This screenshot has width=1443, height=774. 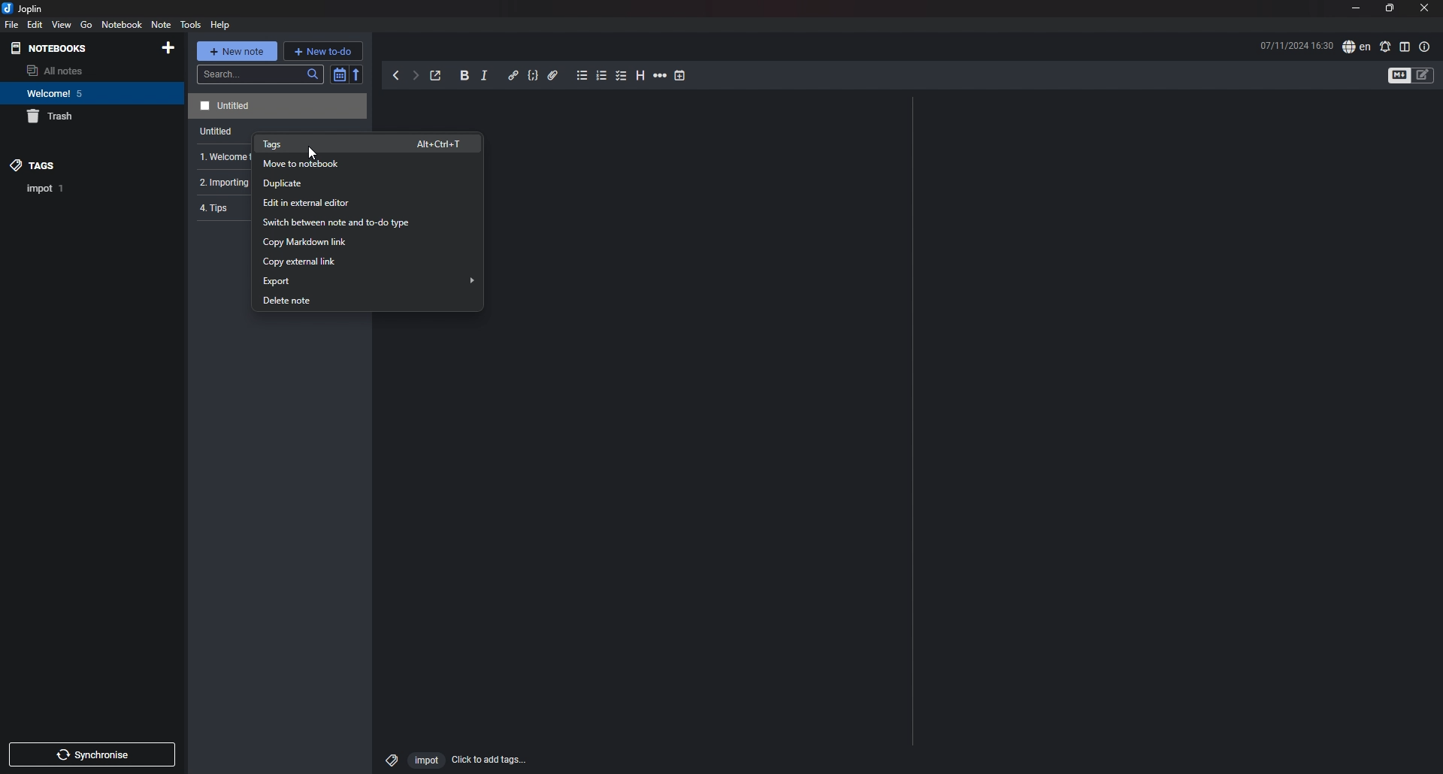 I want to click on bold, so click(x=464, y=77).